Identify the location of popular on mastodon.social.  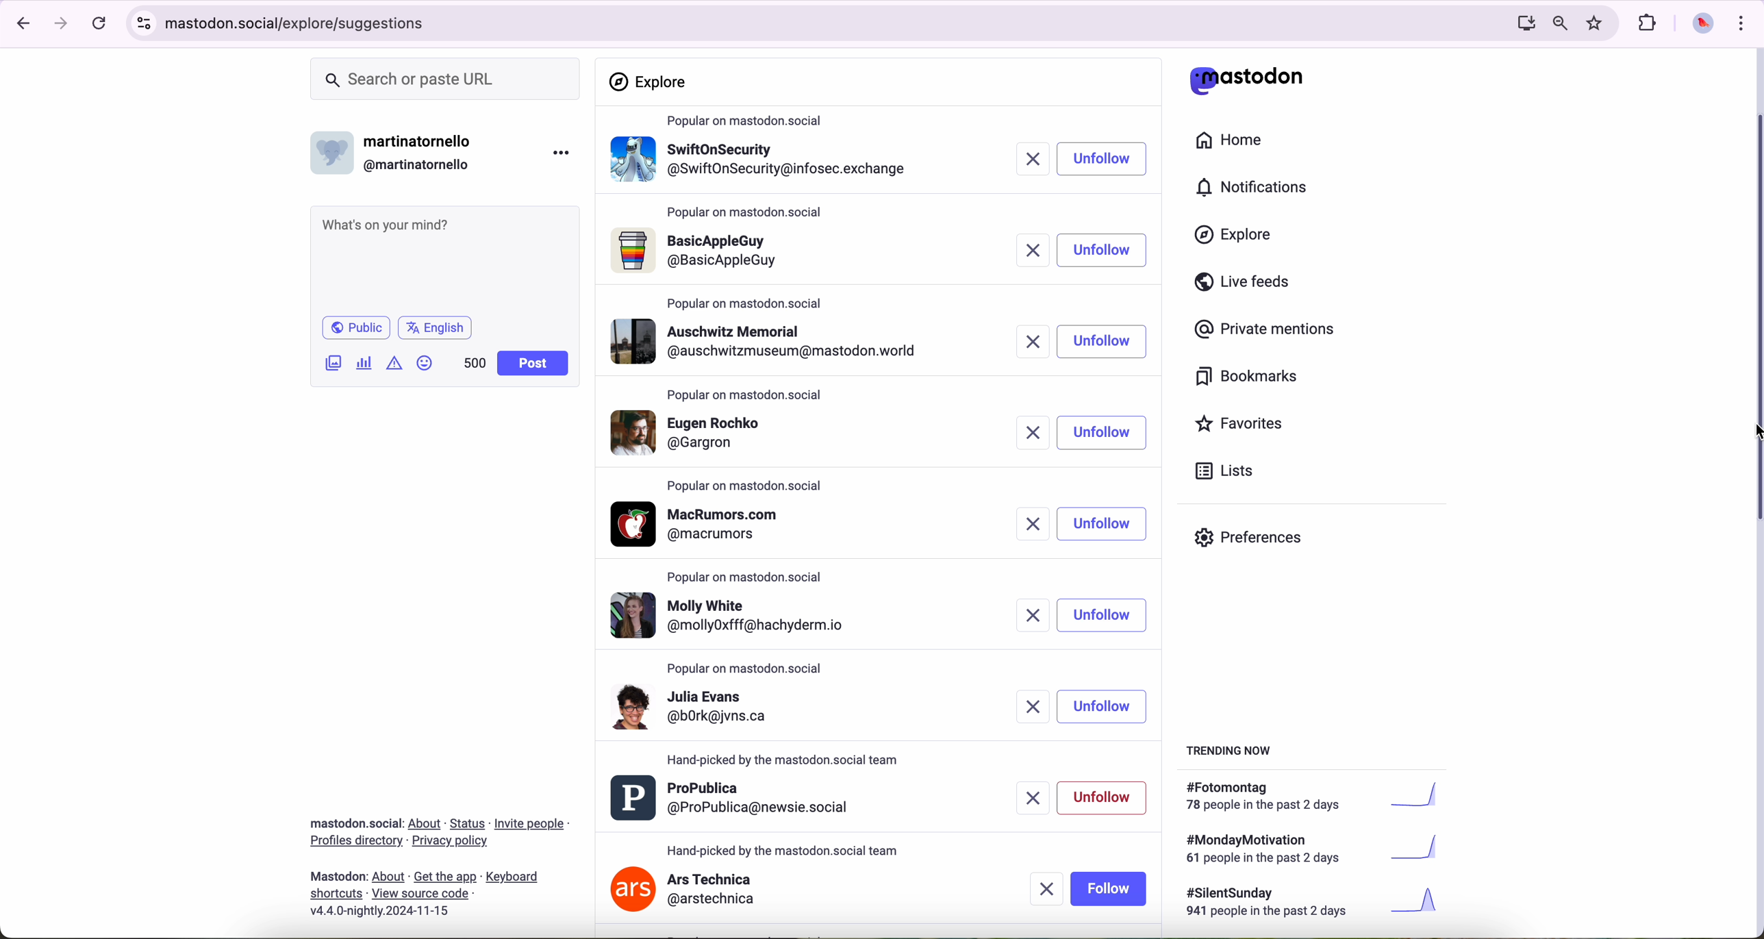
(746, 301).